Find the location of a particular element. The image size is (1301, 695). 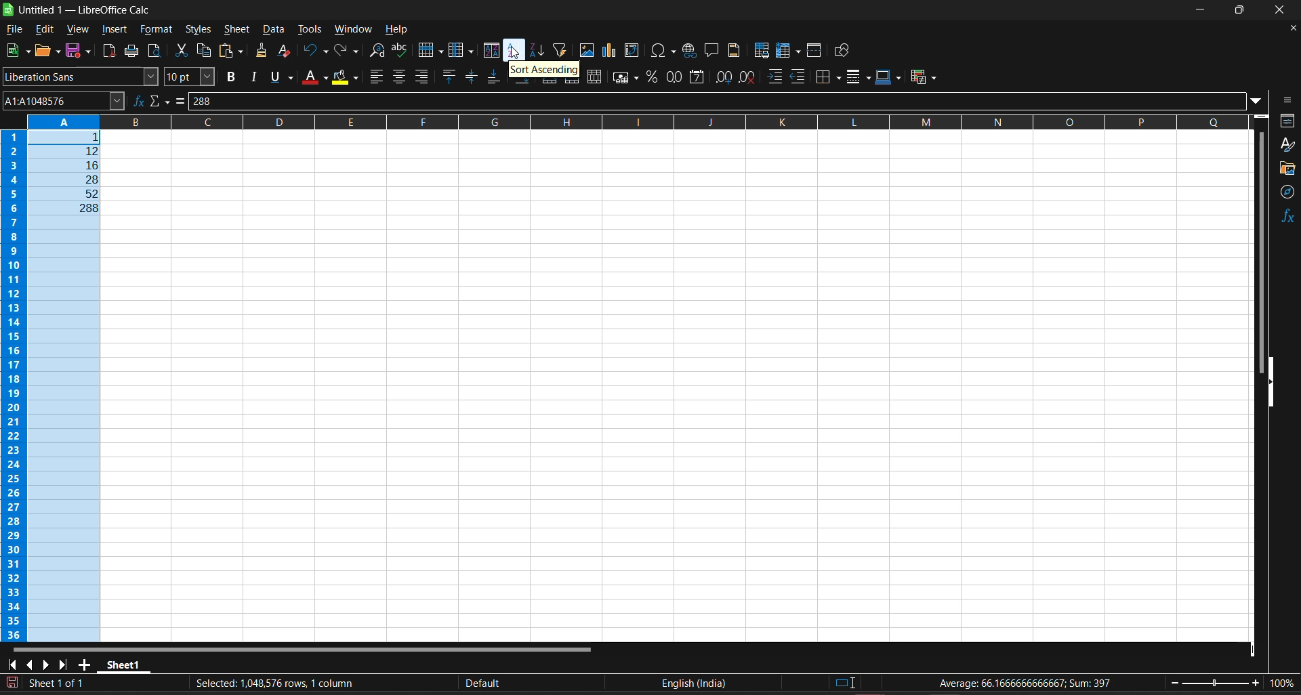

insert hyperlink is located at coordinates (688, 50).